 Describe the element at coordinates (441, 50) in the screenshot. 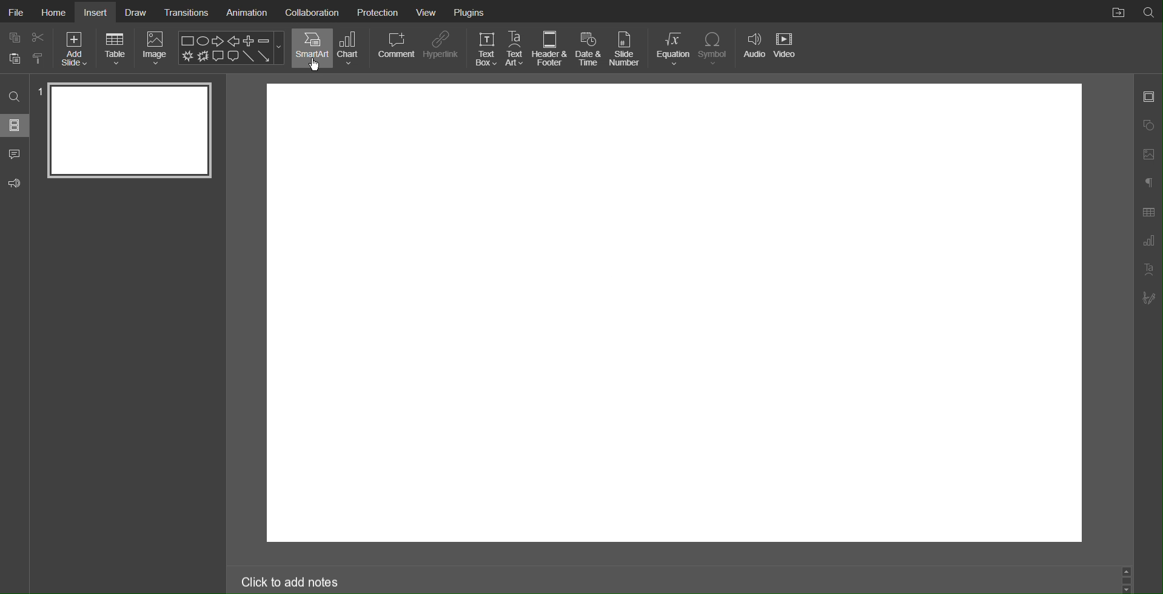

I see `Hyperlink` at that location.